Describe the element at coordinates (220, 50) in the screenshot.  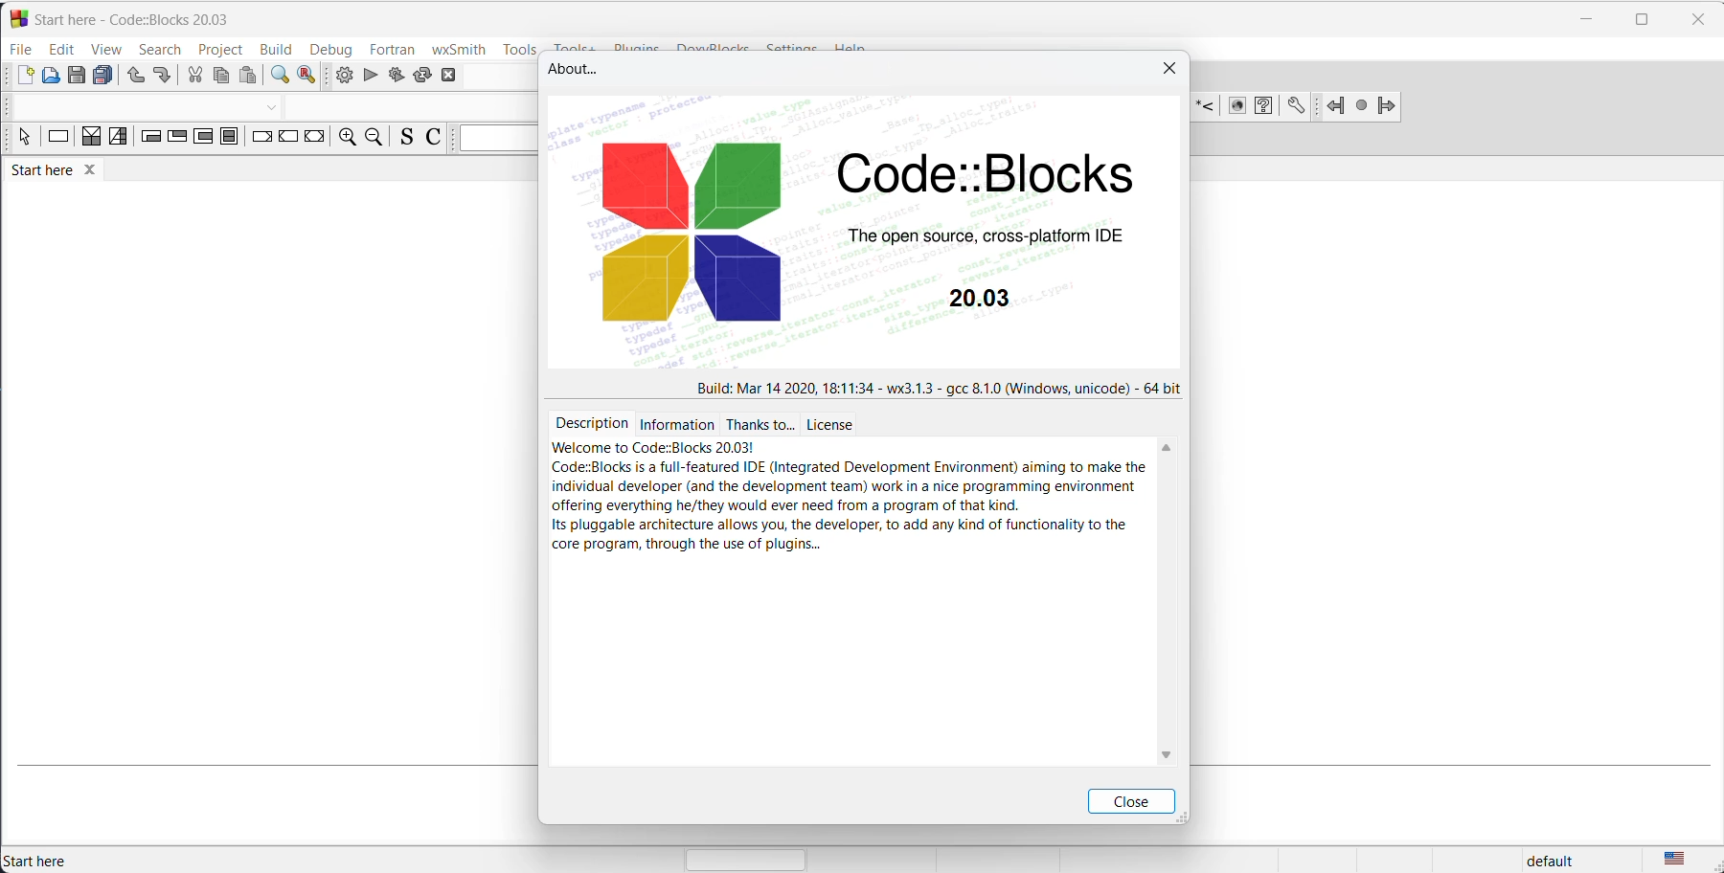
I see `project` at that location.